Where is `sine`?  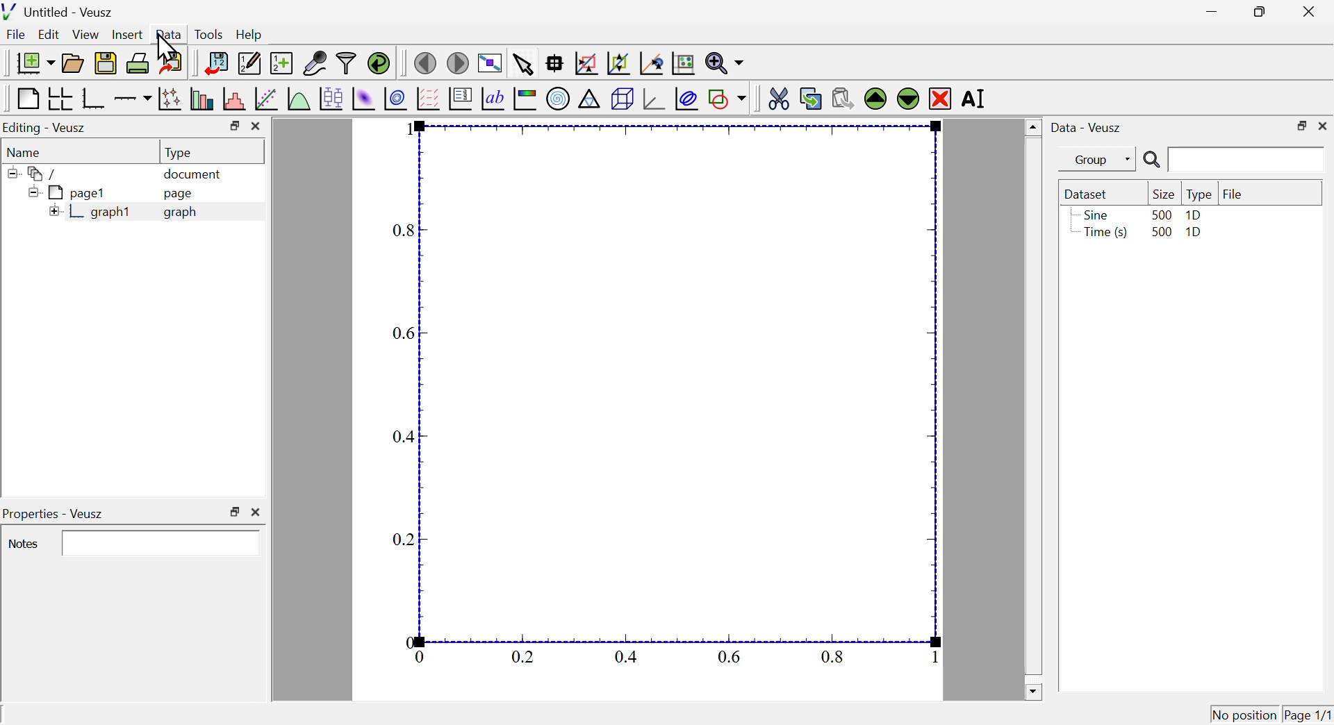
sine is located at coordinates (1094, 215).